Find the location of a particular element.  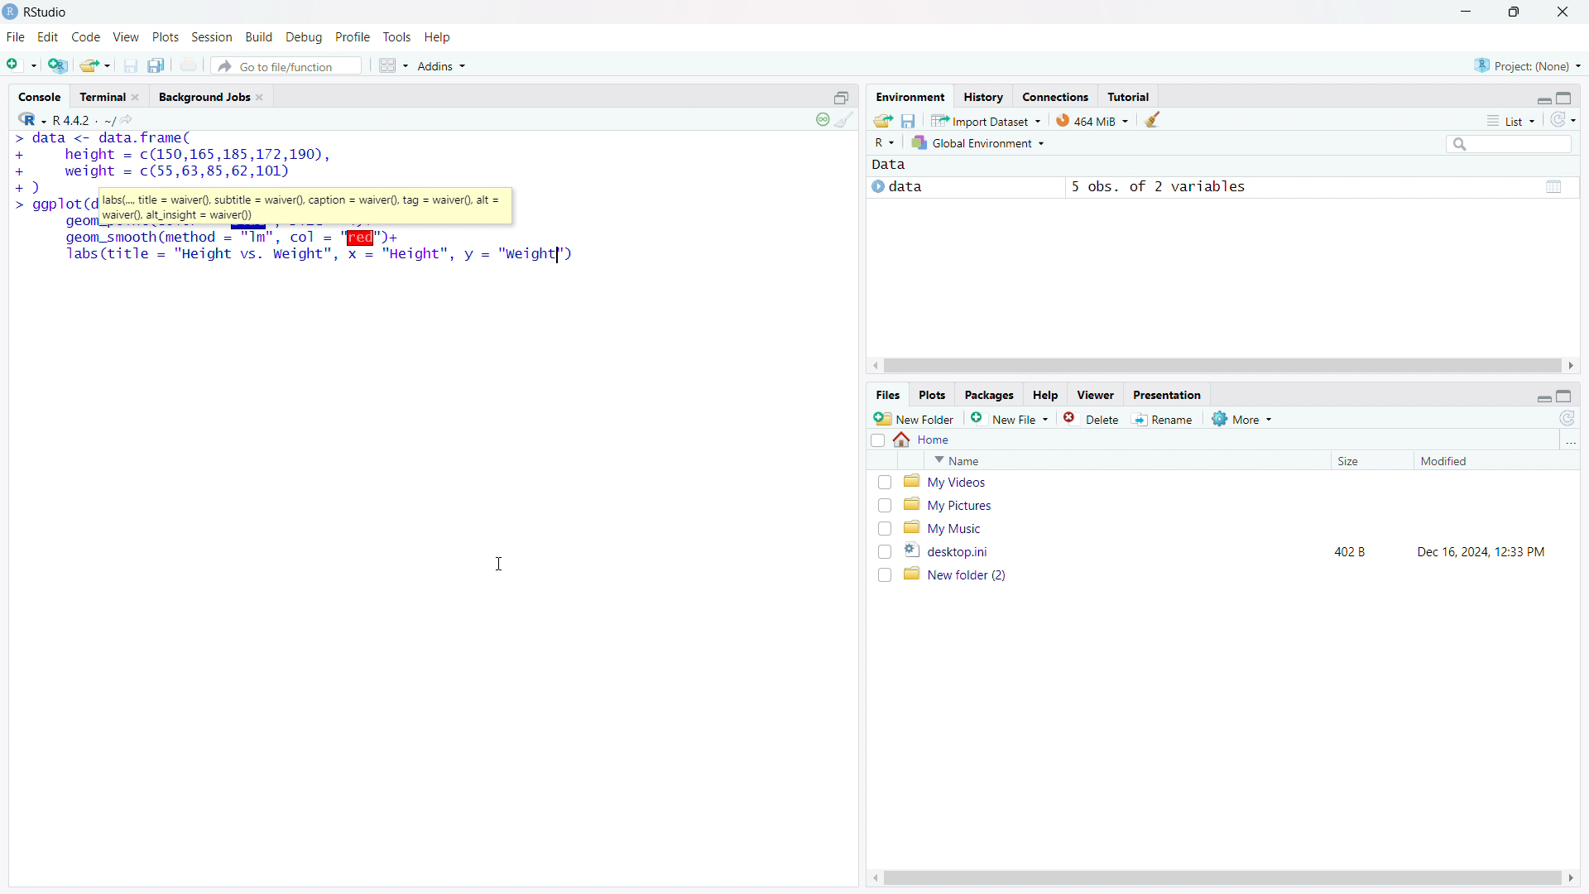

presentation is located at coordinates (1169, 394).